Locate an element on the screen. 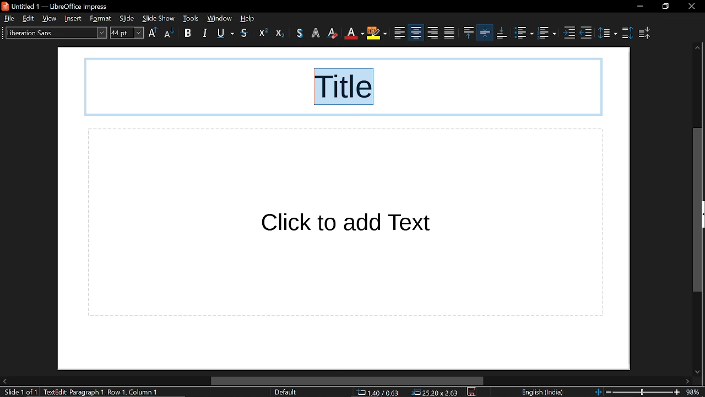  move right is located at coordinates (687, 382).